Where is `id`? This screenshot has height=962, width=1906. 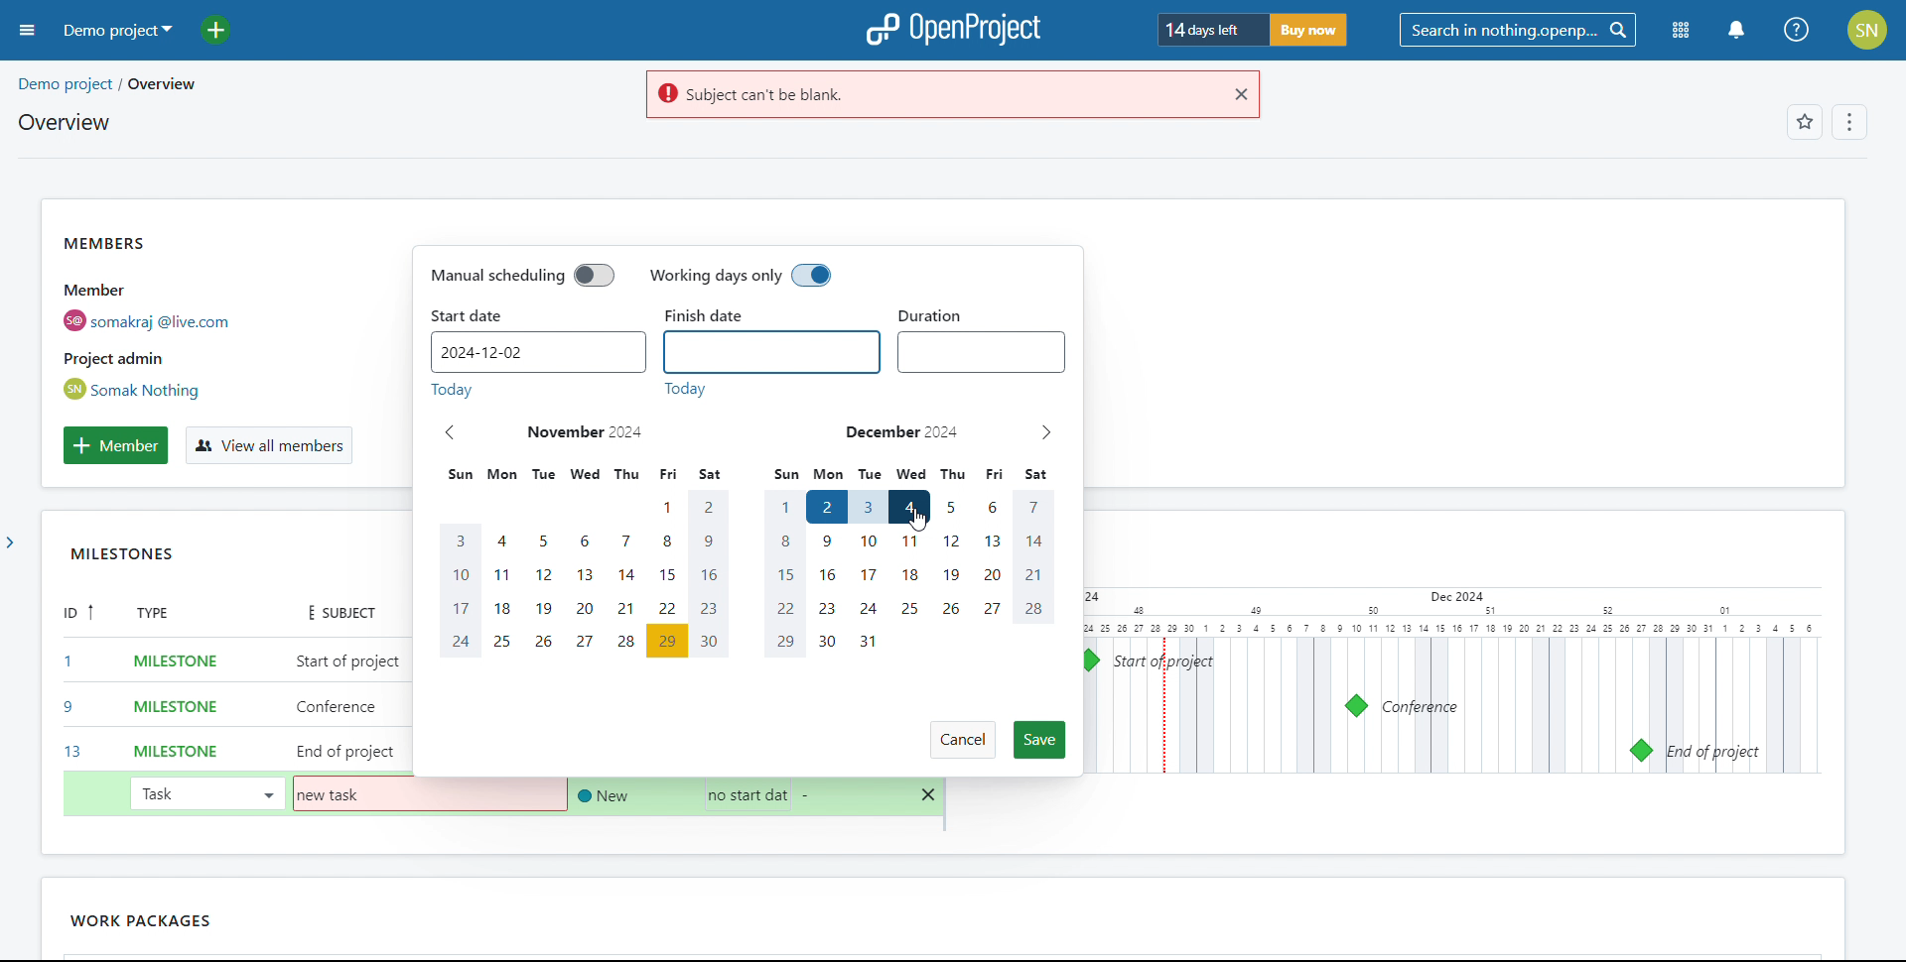
id is located at coordinates (71, 685).